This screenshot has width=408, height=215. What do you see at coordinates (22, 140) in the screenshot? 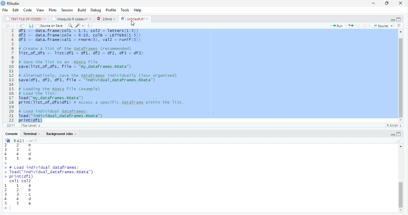
I see `R 4.2.1 - ~/` at bounding box center [22, 140].